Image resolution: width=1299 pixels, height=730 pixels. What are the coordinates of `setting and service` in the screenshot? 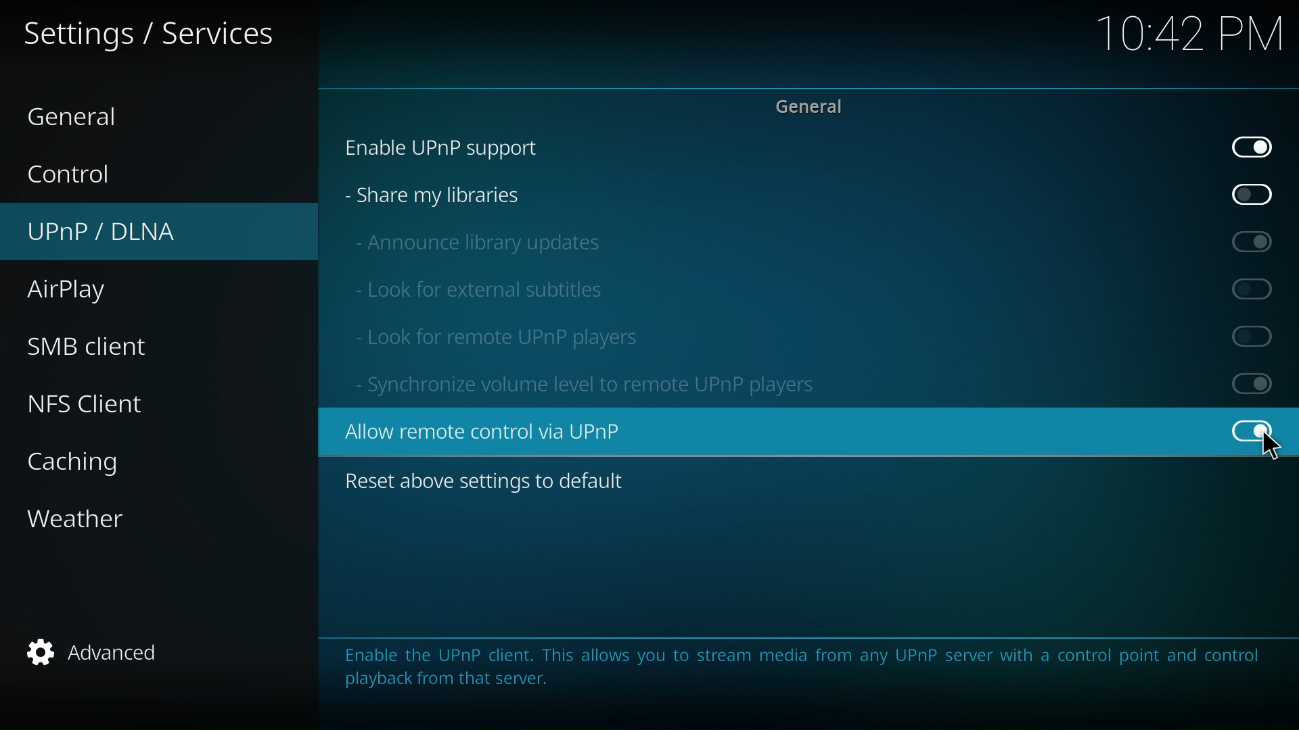 It's located at (151, 36).